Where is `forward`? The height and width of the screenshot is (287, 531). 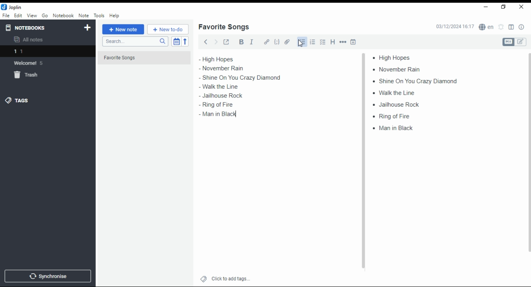 forward is located at coordinates (216, 41).